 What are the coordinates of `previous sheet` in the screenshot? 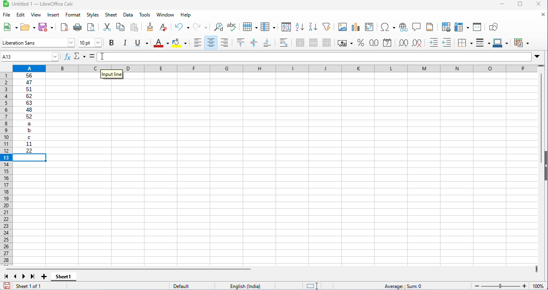 It's located at (16, 276).